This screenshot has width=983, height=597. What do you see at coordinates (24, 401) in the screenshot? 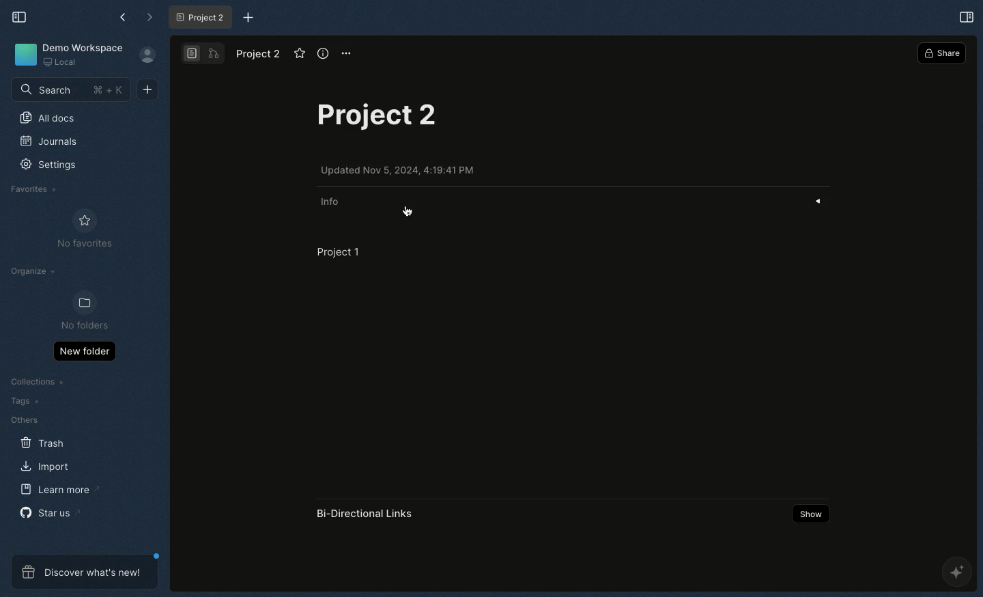
I see `Tags` at bounding box center [24, 401].